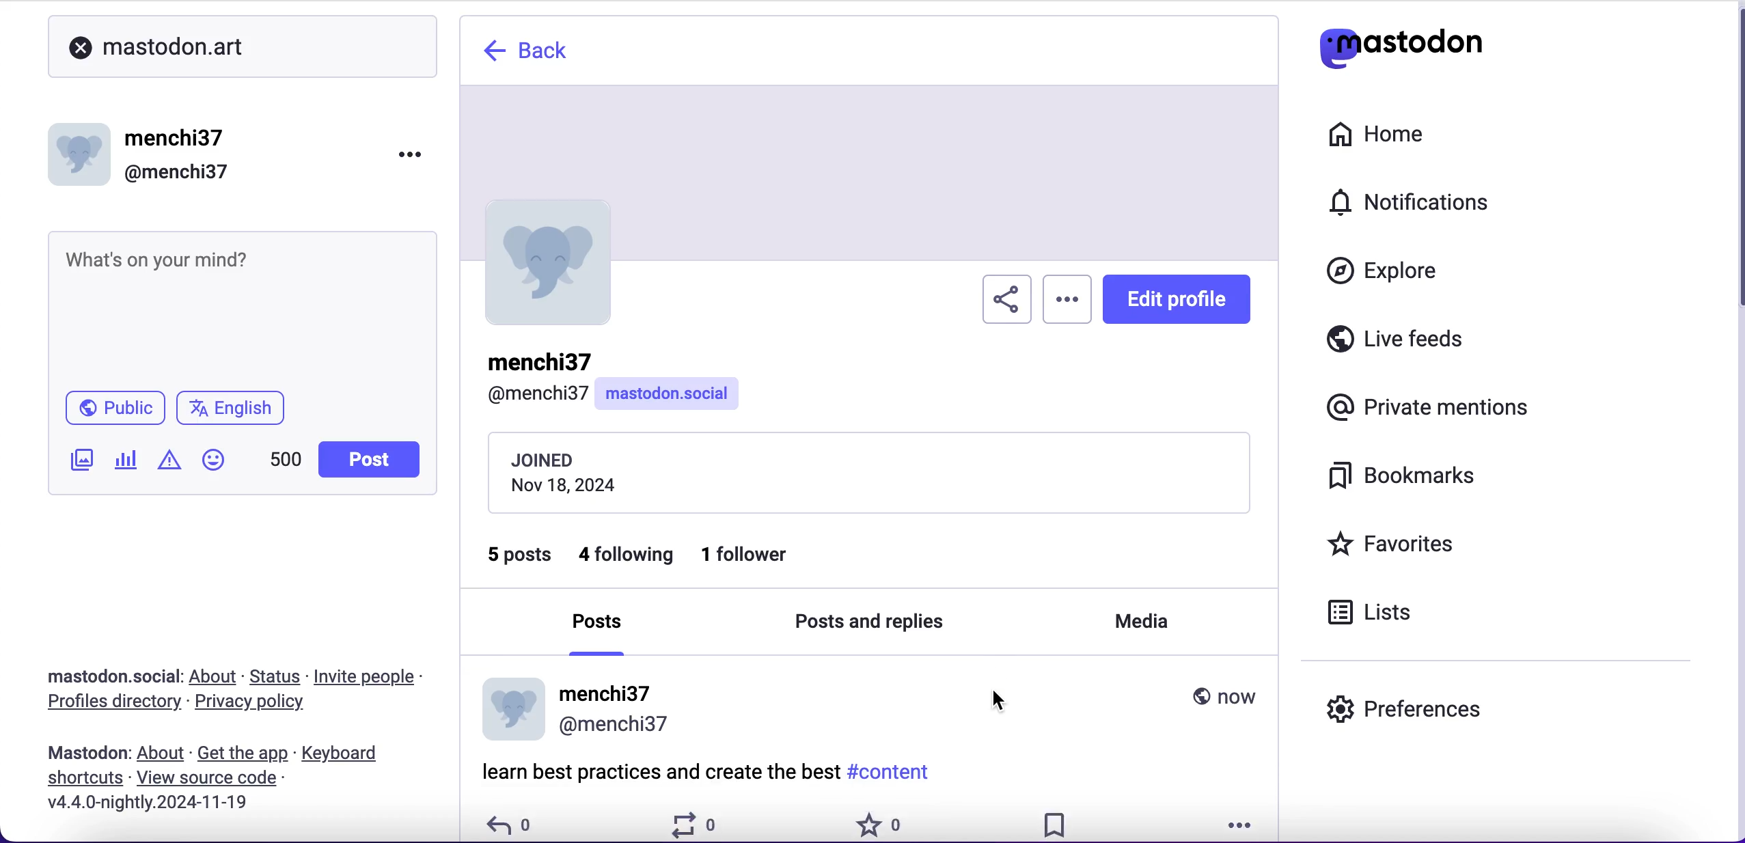 The height and width of the screenshot is (843, 1745). Describe the element at coordinates (1738, 171) in the screenshot. I see `scroll bar` at that location.